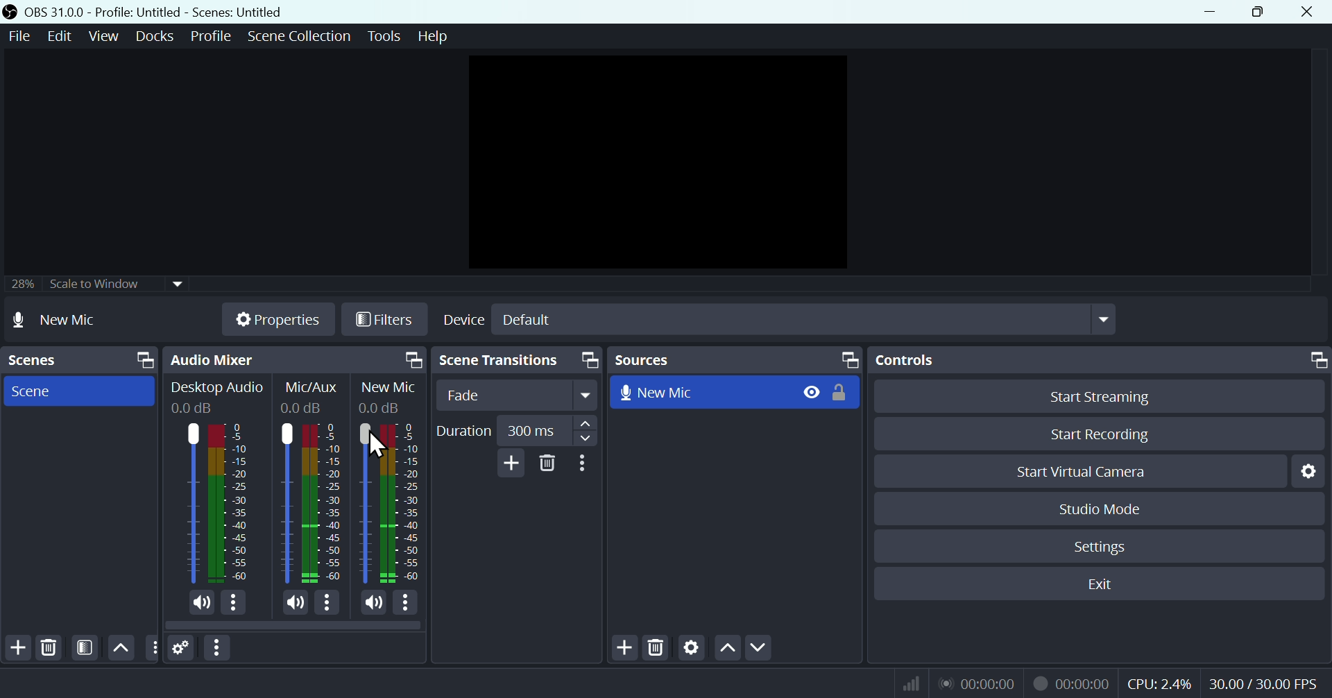 Image resolution: width=1332 pixels, height=698 pixels. Describe the element at coordinates (909, 682) in the screenshot. I see `Bitrate` at that location.